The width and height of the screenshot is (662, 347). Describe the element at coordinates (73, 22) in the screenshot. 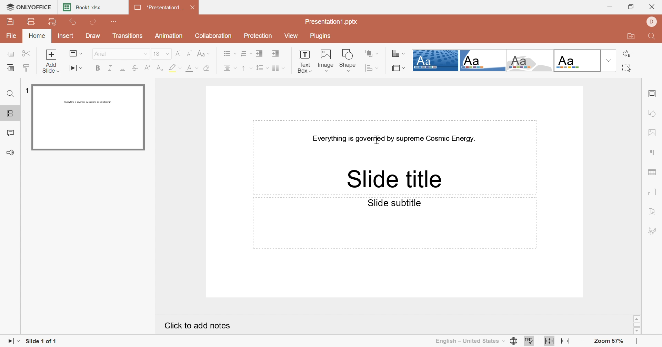

I see `Undo` at that location.